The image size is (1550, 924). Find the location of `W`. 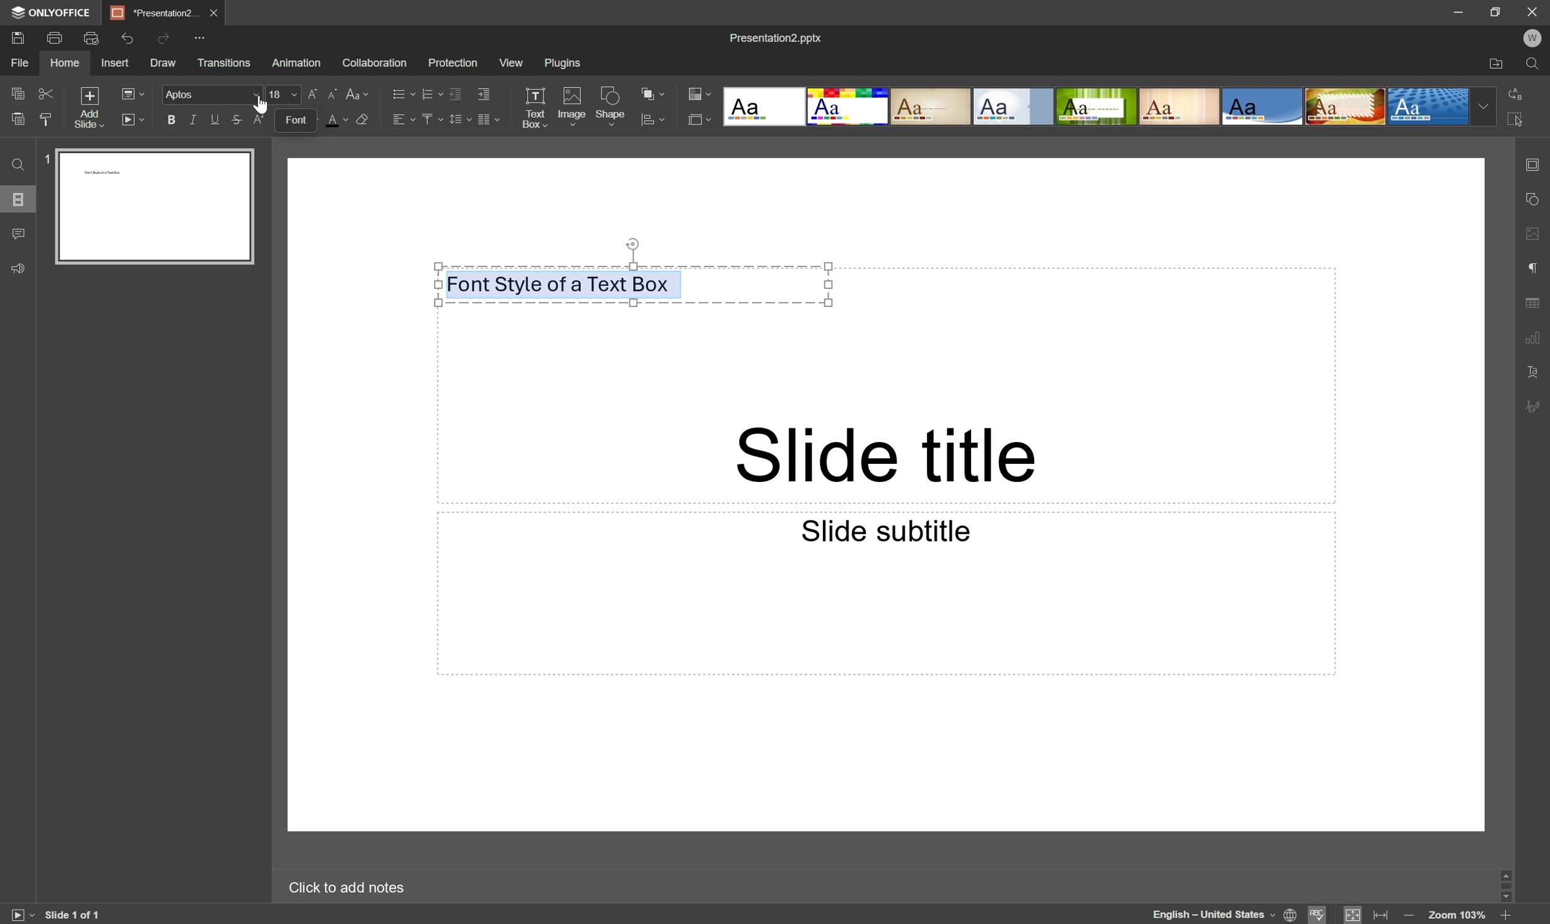

W is located at coordinates (1534, 37).